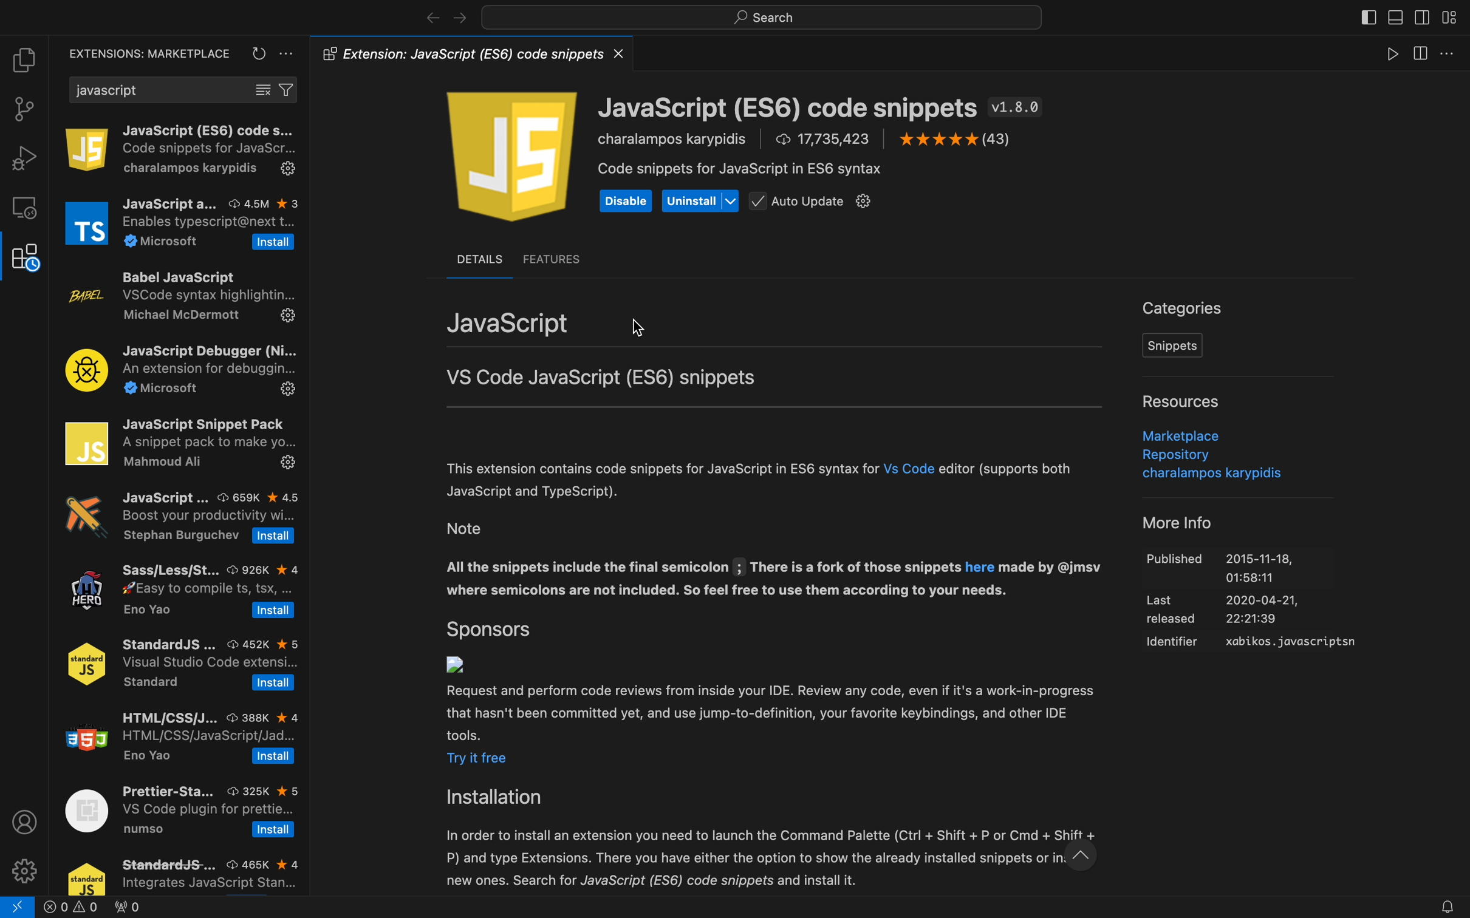 This screenshot has height=918, width=1470. I want to click on JavaScript Snippet Pack
A snippet pack to make yo...
Mahmoud Ali ie, so click(177, 444).